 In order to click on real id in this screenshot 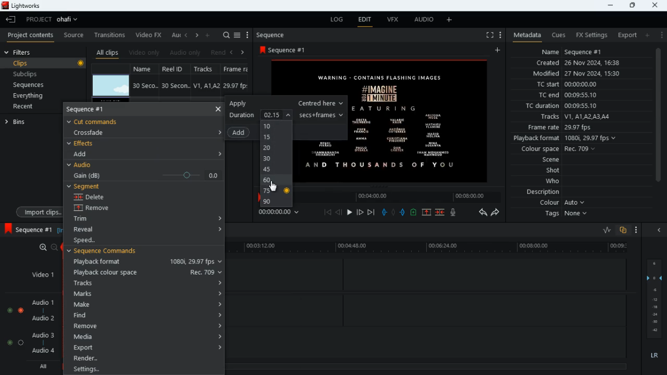, I will do `click(176, 69)`.